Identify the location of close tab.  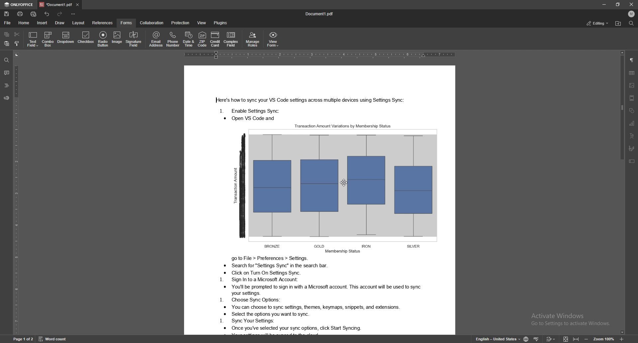
(78, 4).